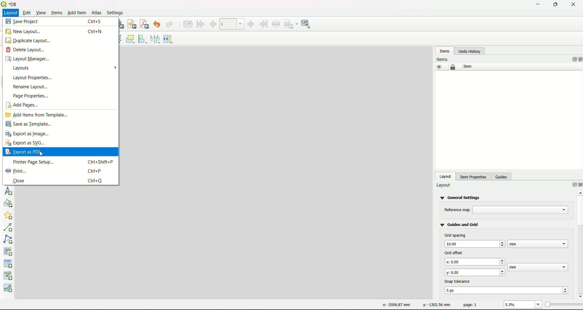 The height and width of the screenshot is (310, 583). Describe the element at coordinates (394, 305) in the screenshot. I see `dimension` at that location.